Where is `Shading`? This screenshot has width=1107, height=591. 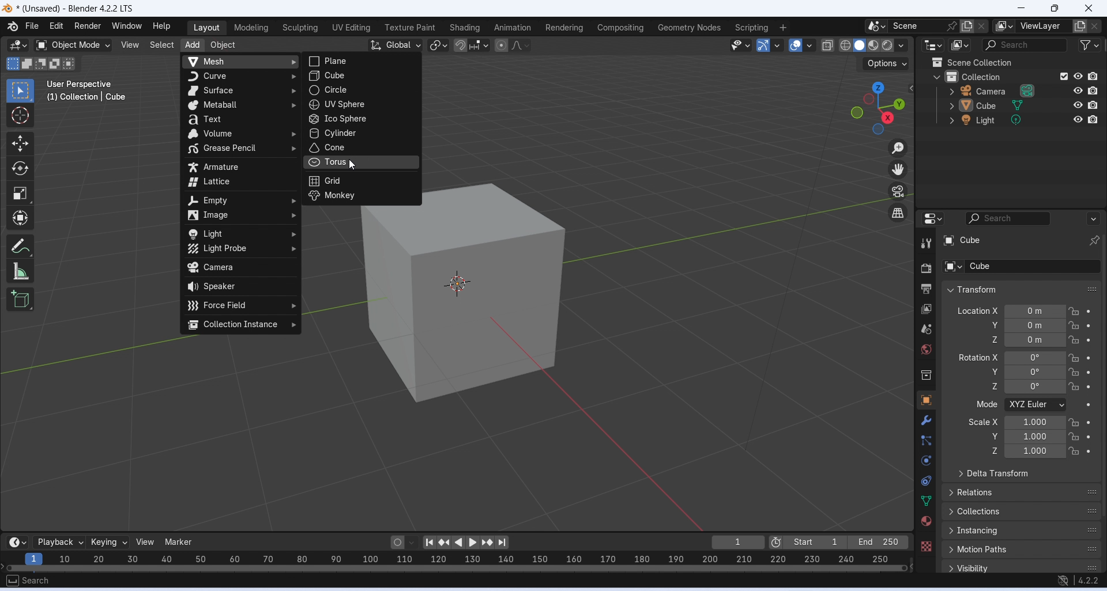
Shading is located at coordinates (465, 28).